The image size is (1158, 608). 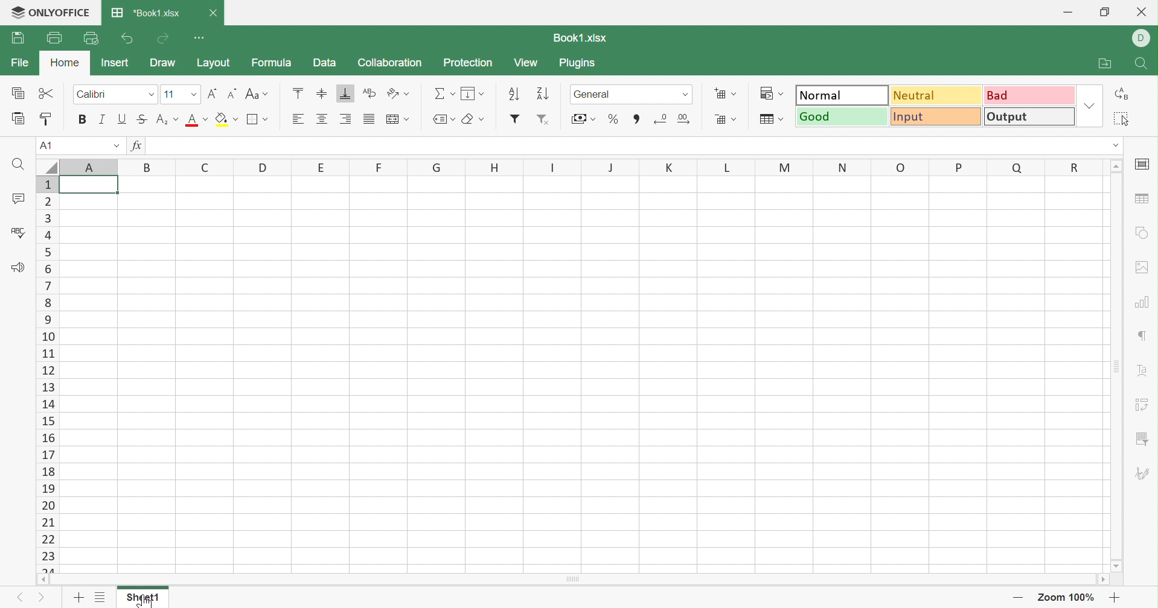 What do you see at coordinates (368, 93) in the screenshot?
I see `Wrap Text` at bounding box center [368, 93].